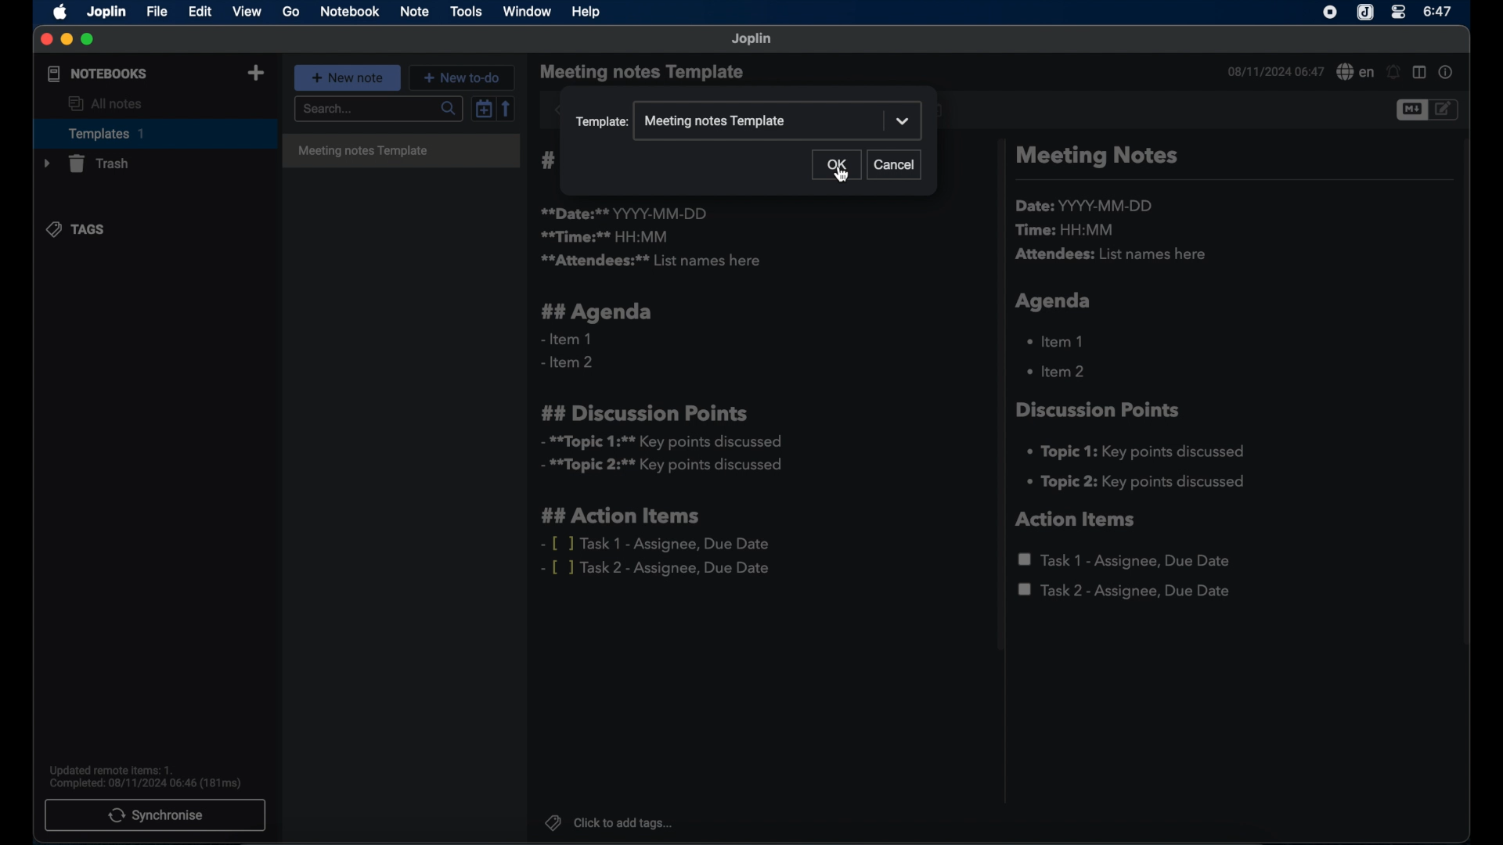 The image size is (1503, 845). What do you see at coordinates (1125, 591) in the screenshot?
I see `task 2 - assignee, due date` at bounding box center [1125, 591].